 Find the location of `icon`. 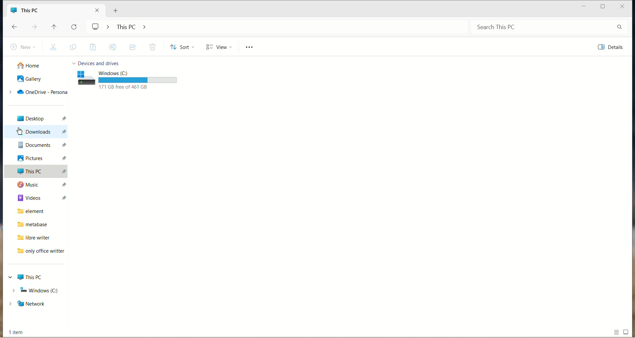

icon is located at coordinates (85, 78).